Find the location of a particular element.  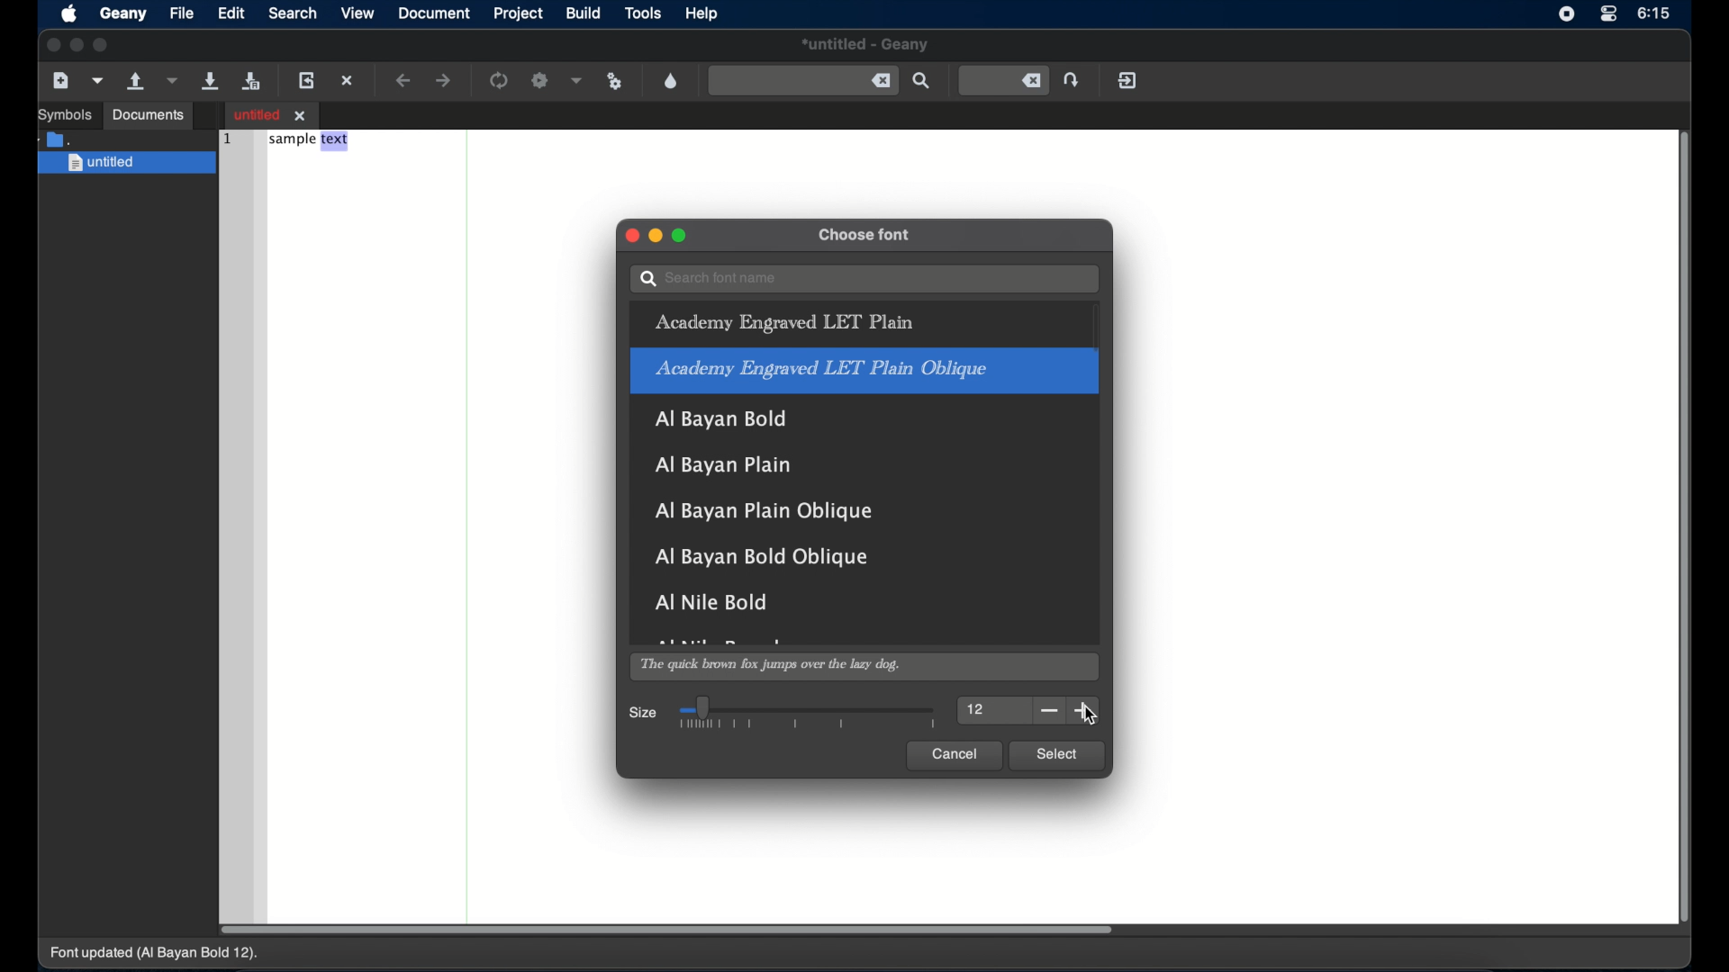

close the current file is located at coordinates (349, 82).